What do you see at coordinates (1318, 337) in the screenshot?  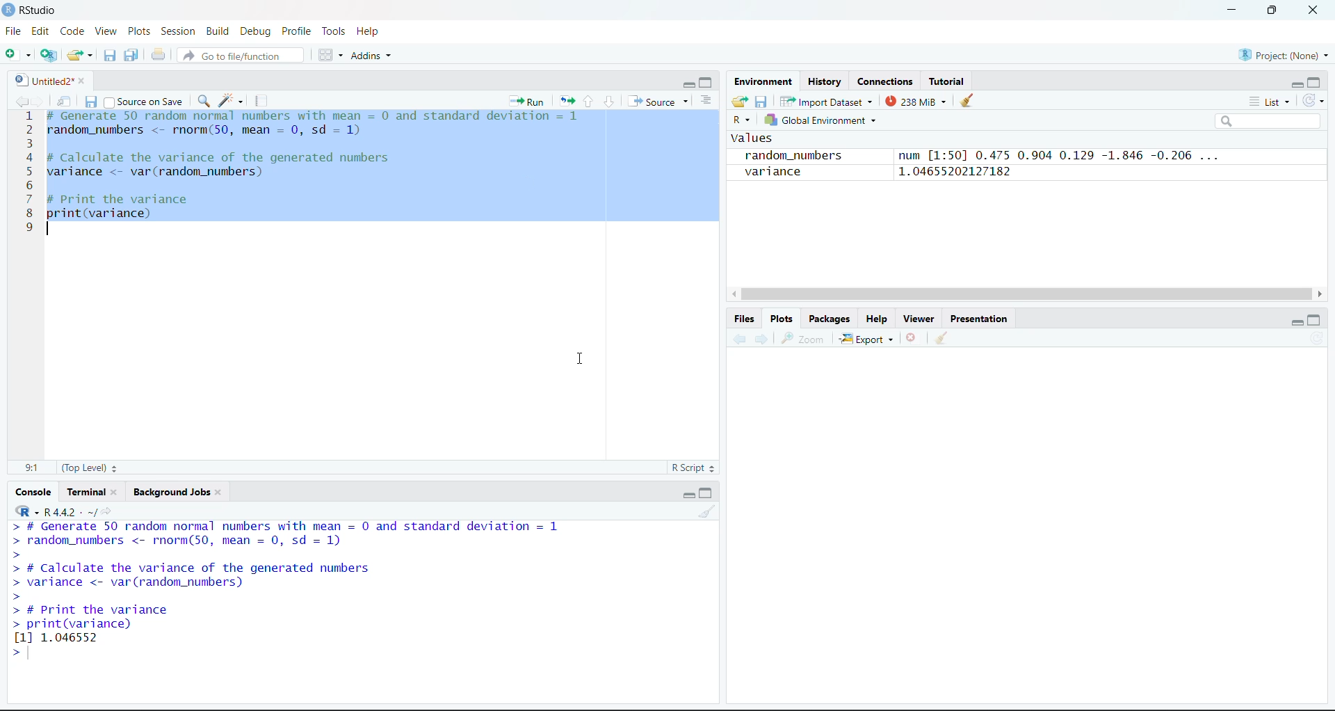 I see `refresh` at bounding box center [1318, 337].